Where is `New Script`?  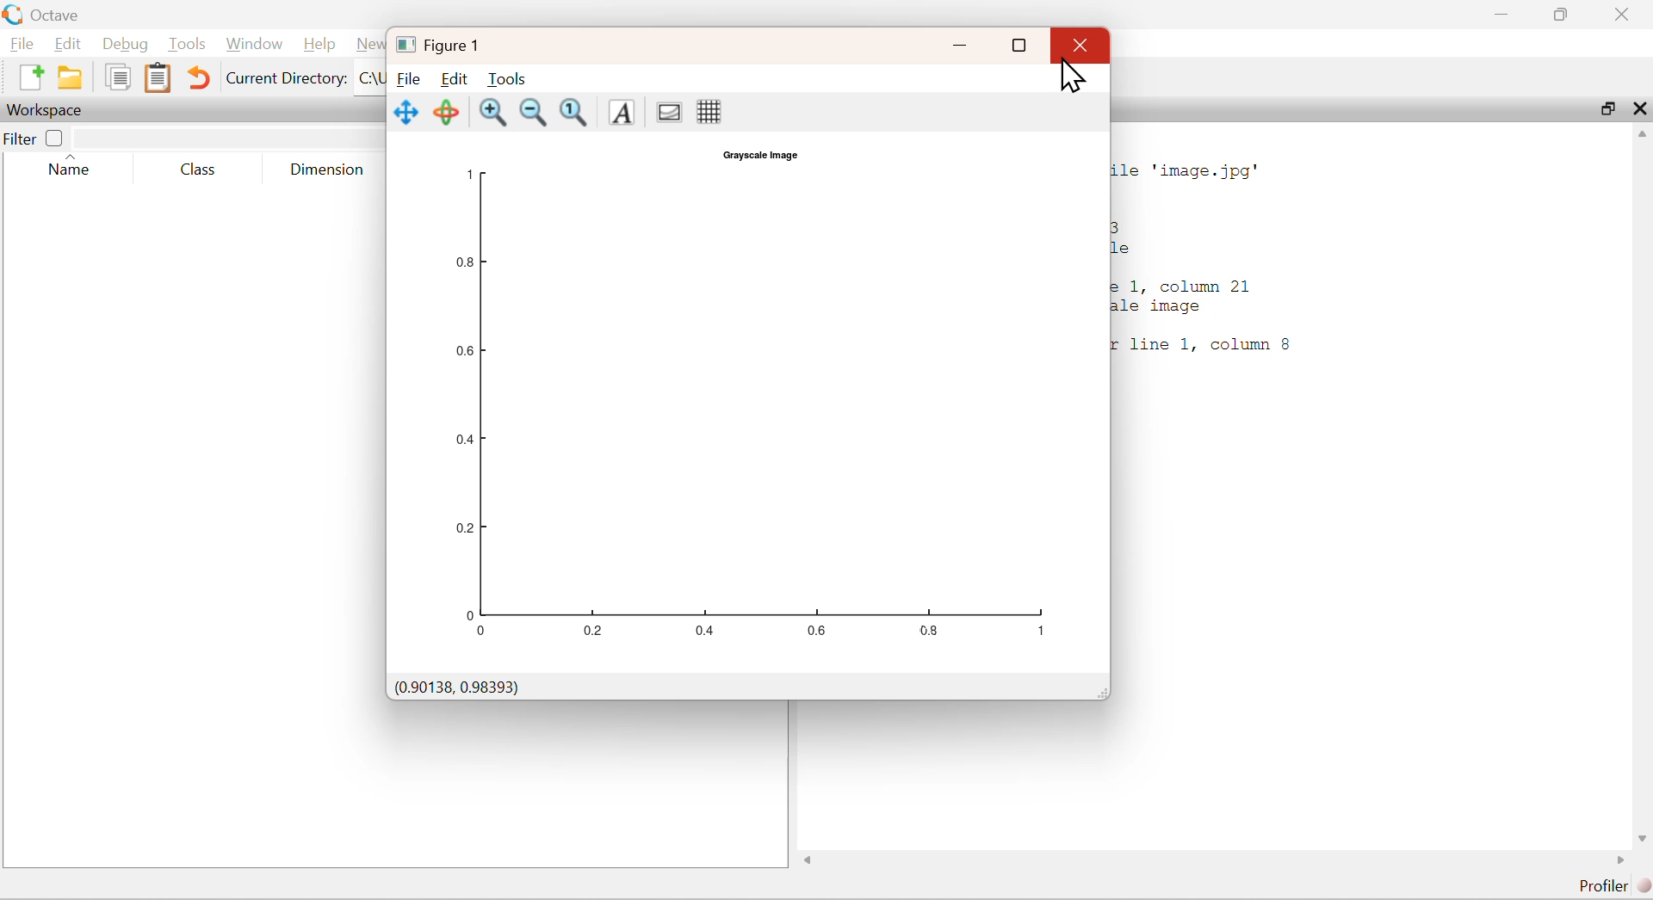
New Script is located at coordinates (28, 77).